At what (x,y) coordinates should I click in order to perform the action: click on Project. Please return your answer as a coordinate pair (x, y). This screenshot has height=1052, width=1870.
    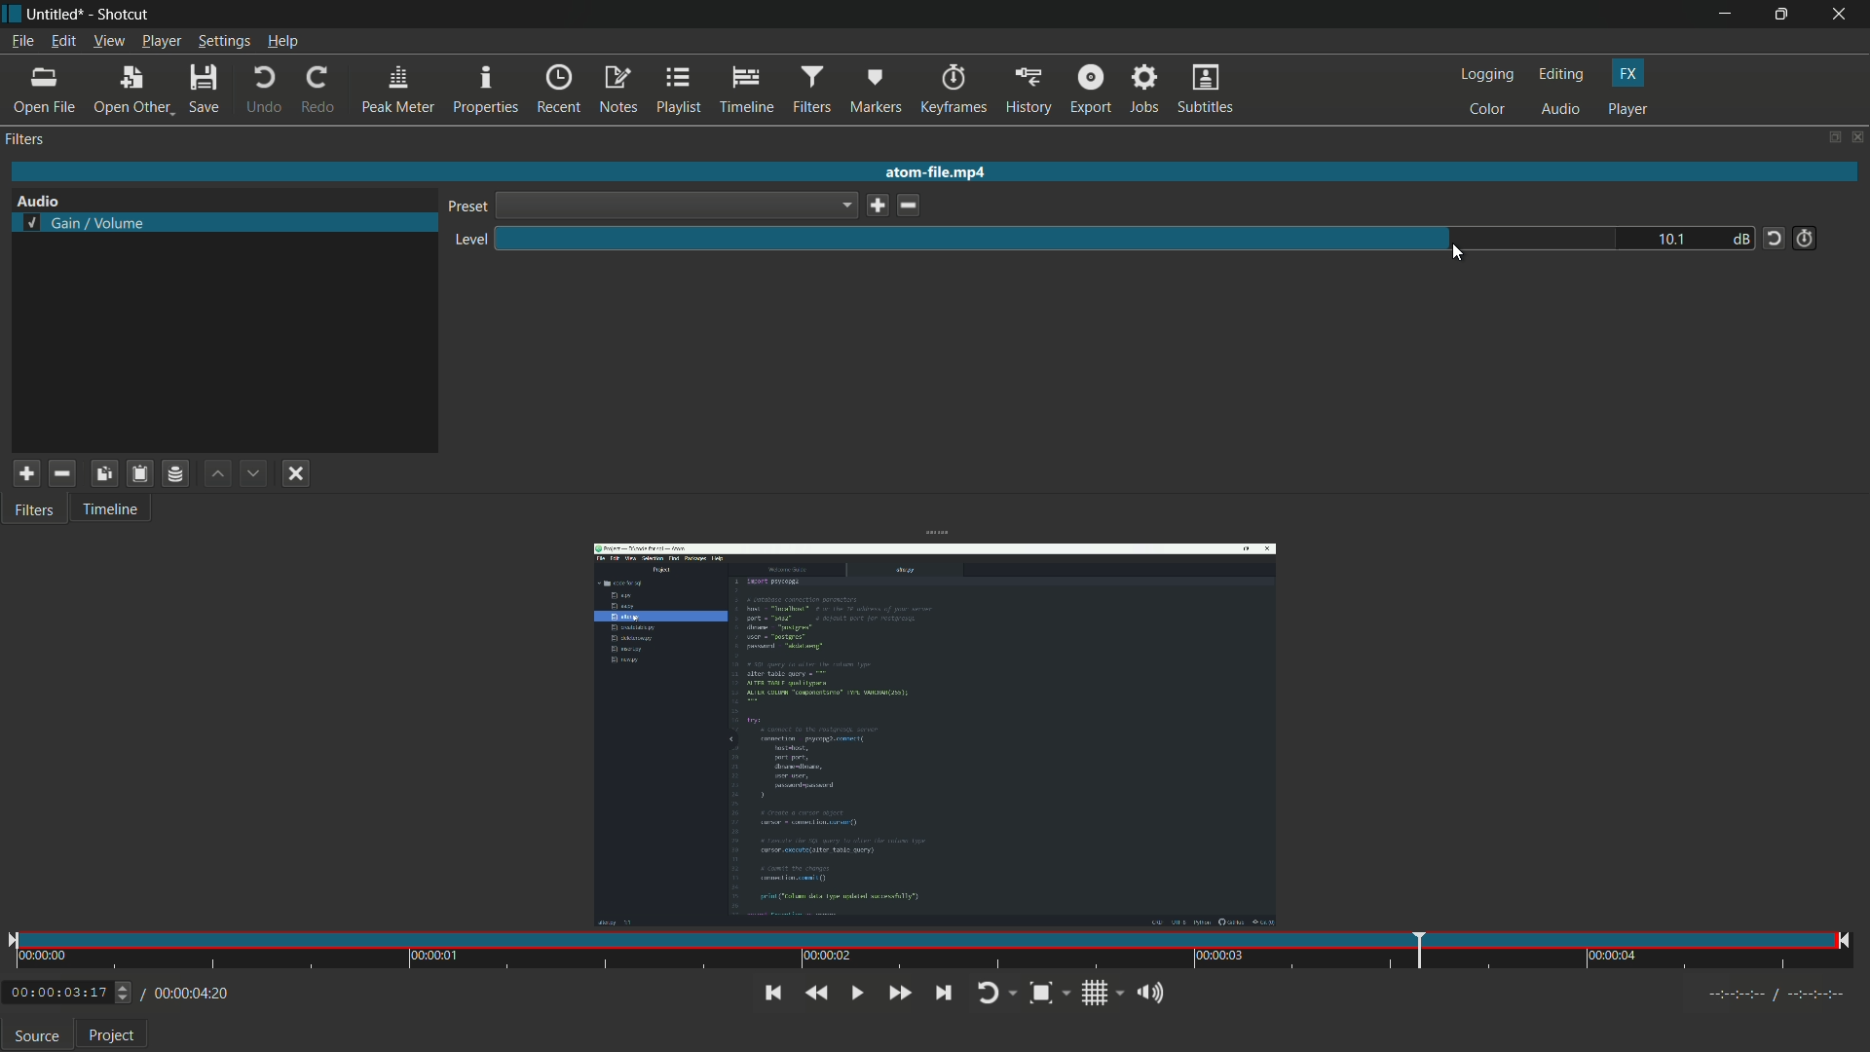
    Looking at the image, I should click on (110, 1036).